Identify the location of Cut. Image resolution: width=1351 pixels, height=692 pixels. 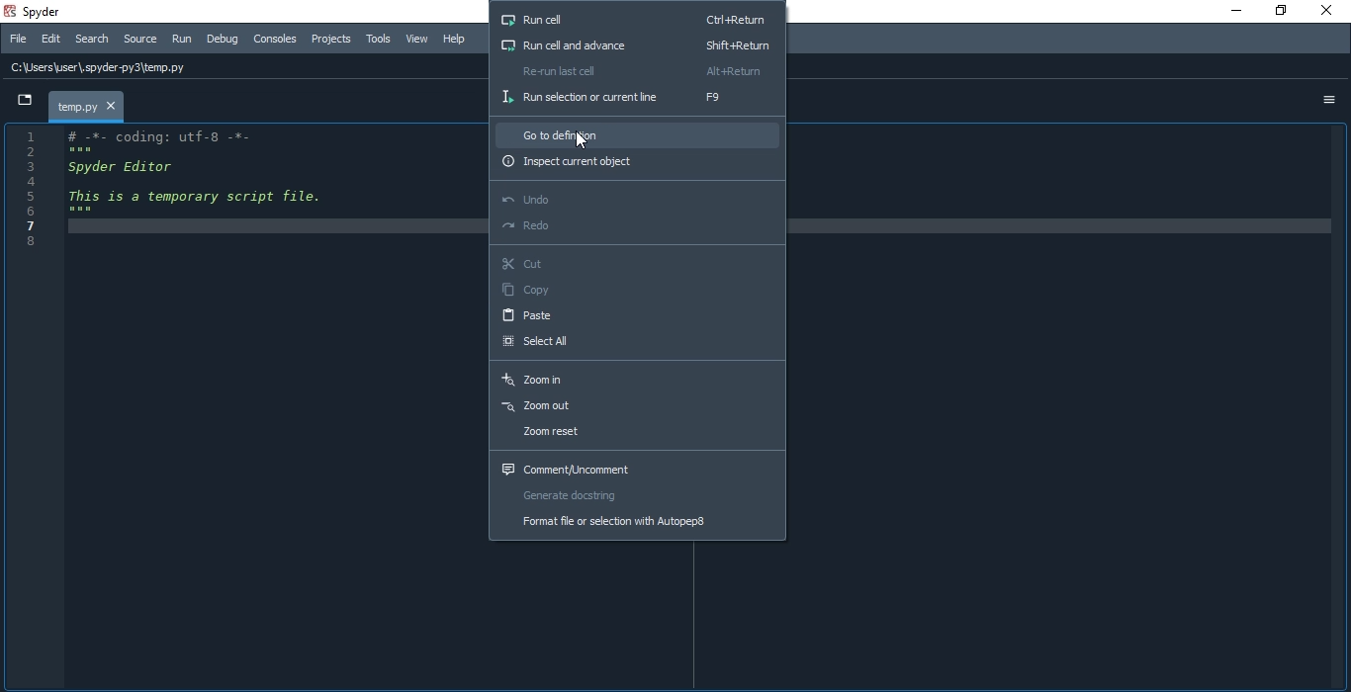
(636, 266).